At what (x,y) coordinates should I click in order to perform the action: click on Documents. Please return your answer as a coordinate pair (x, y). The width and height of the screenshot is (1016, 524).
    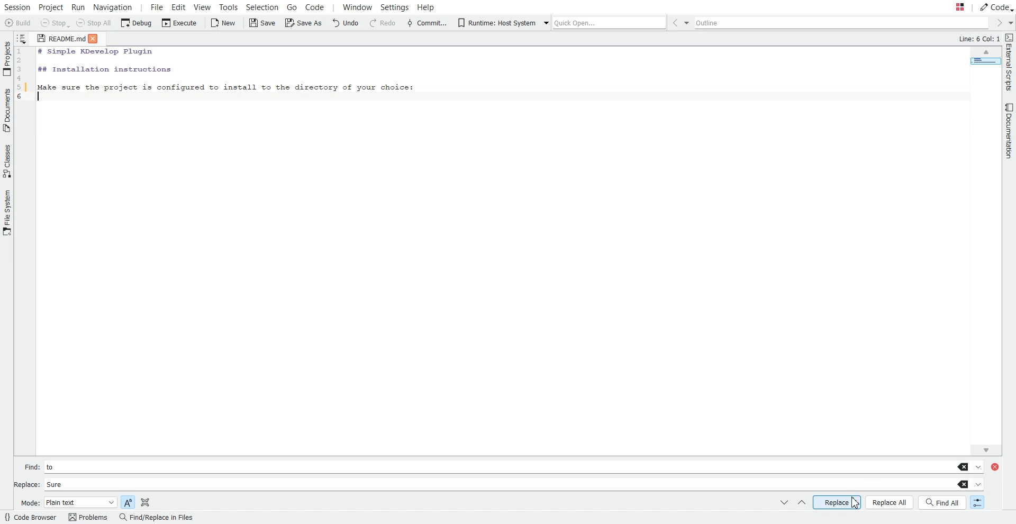
    Looking at the image, I should click on (6, 110).